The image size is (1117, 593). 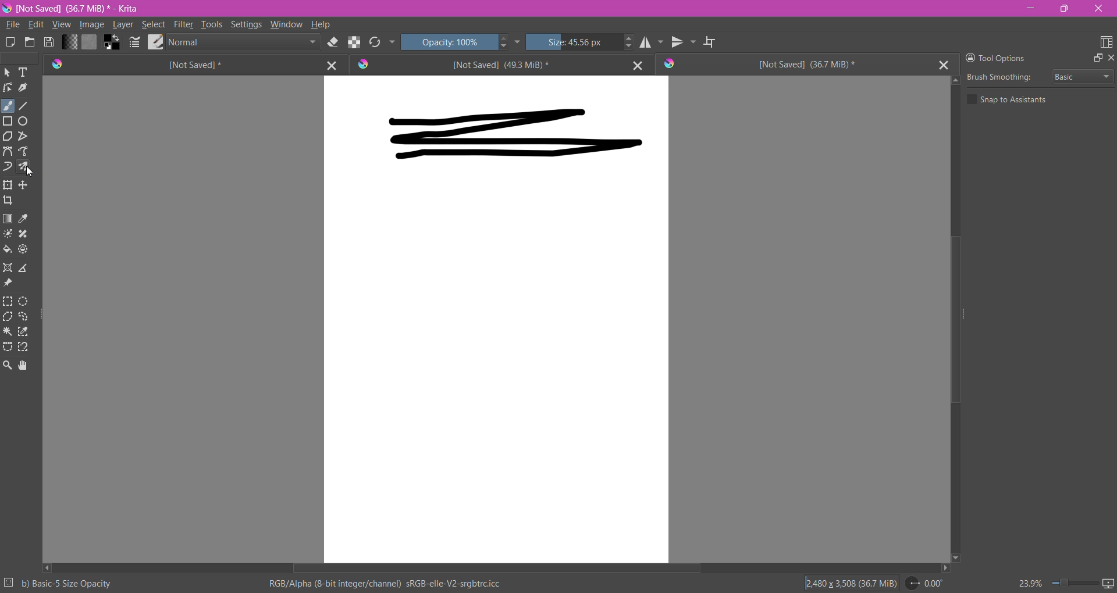 I want to click on Vertical Mirror Tool, so click(x=684, y=42).